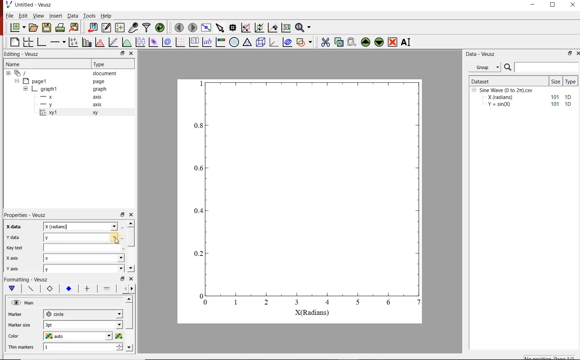  What do you see at coordinates (179, 27) in the screenshot?
I see `go to previous page` at bounding box center [179, 27].